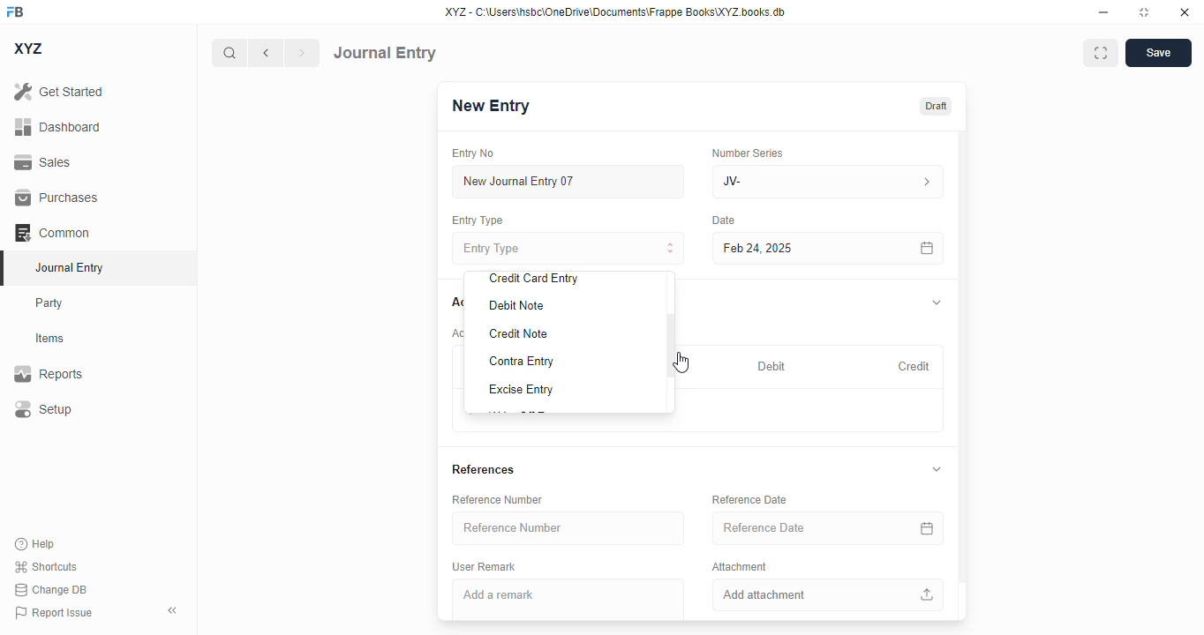 The height and width of the screenshot is (635, 1204). Describe the element at coordinates (266, 53) in the screenshot. I see `previous` at that location.